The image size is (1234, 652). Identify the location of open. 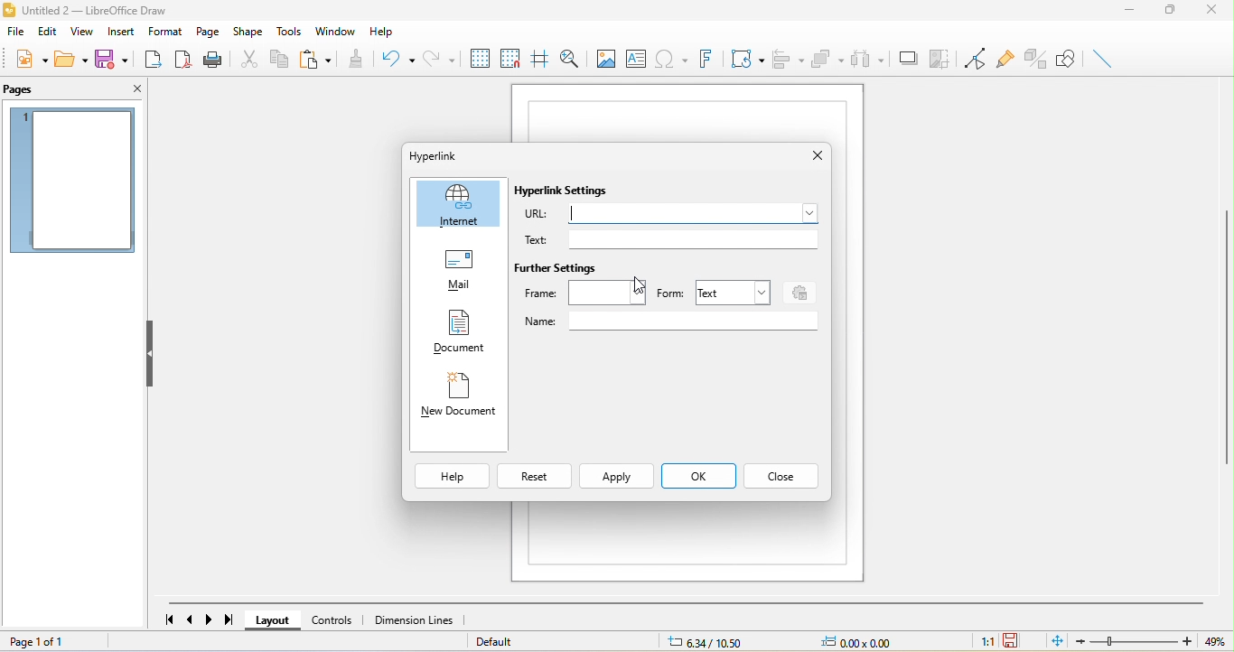
(70, 62).